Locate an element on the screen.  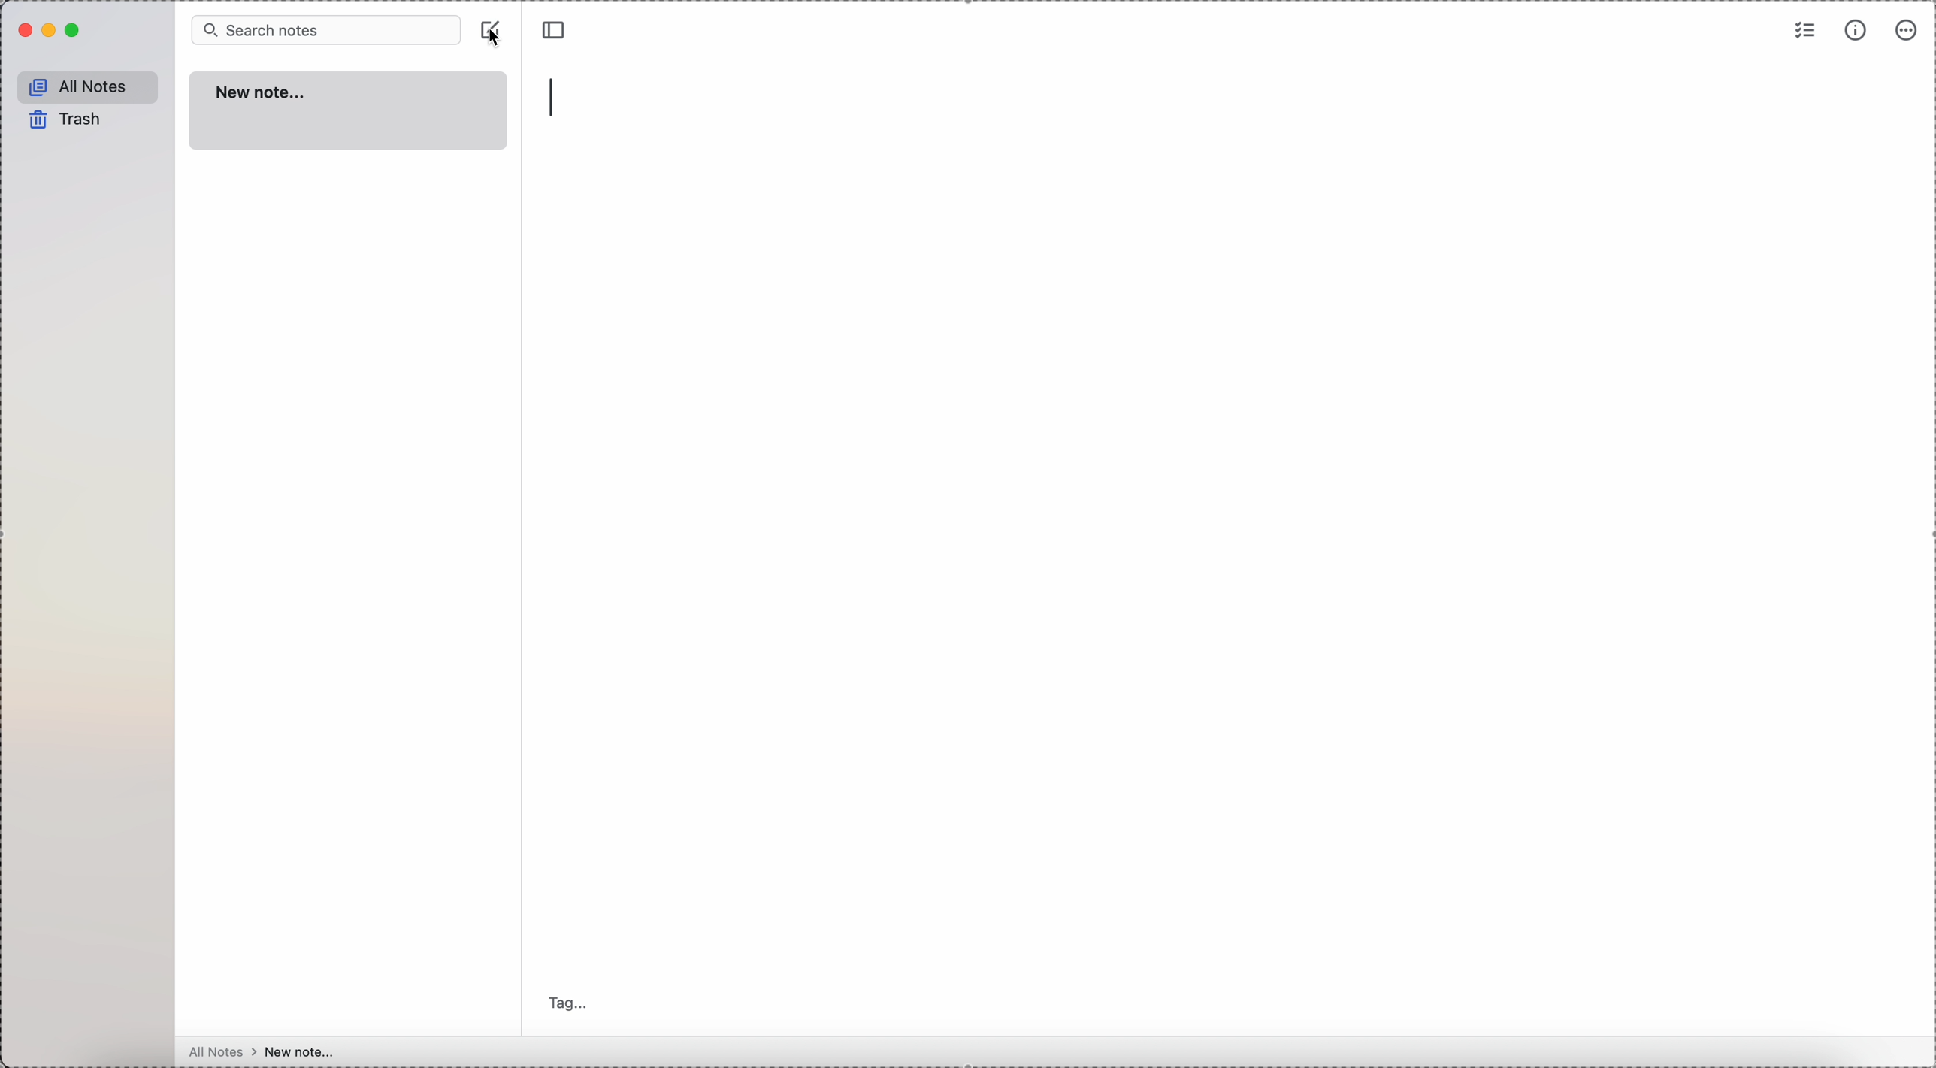
all notes > new note is located at coordinates (260, 1052).